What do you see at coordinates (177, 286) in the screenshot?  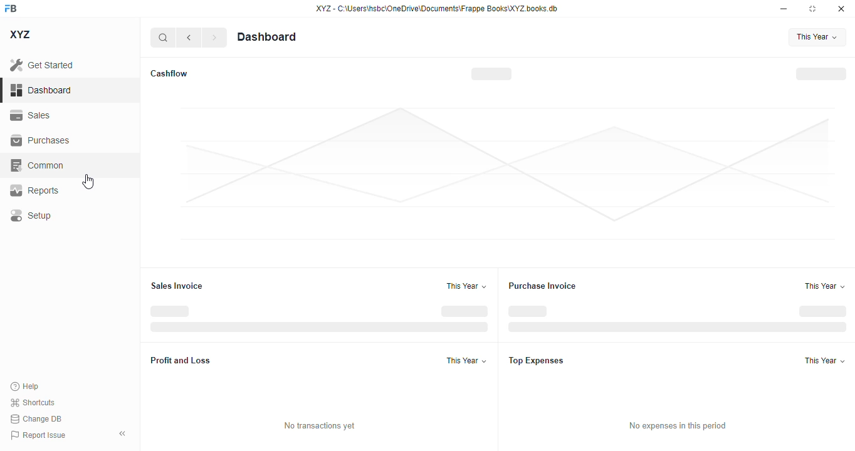 I see `sales invoice` at bounding box center [177, 286].